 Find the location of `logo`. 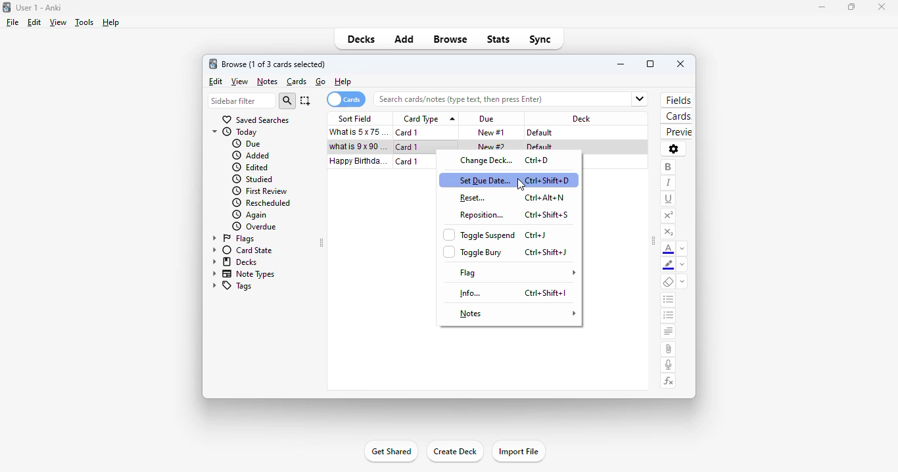

logo is located at coordinates (6, 7).